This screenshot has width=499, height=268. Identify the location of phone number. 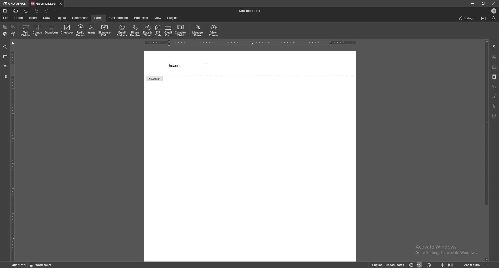
(135, 31).